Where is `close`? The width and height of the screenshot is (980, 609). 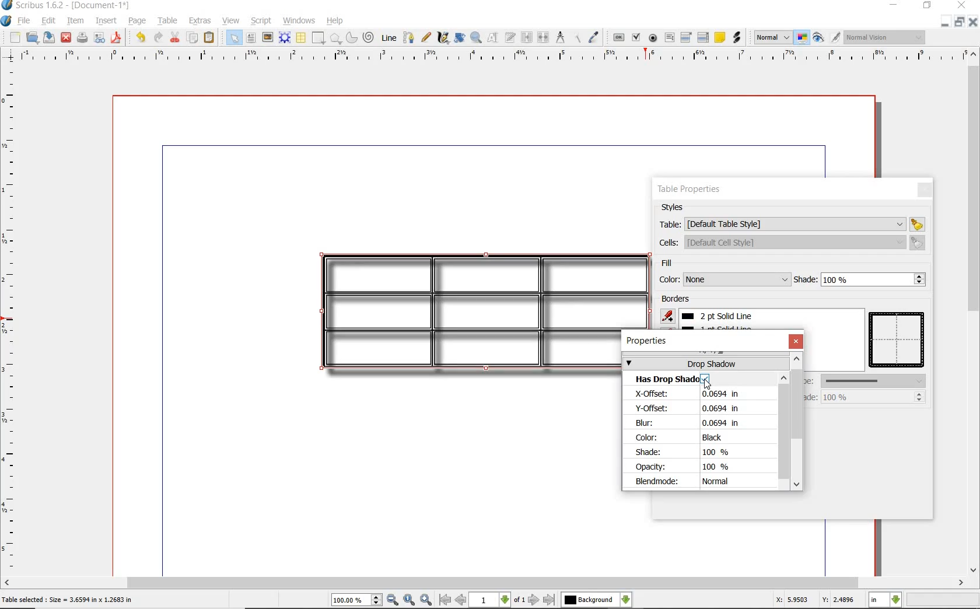
close is located at coordinates (924, 190).